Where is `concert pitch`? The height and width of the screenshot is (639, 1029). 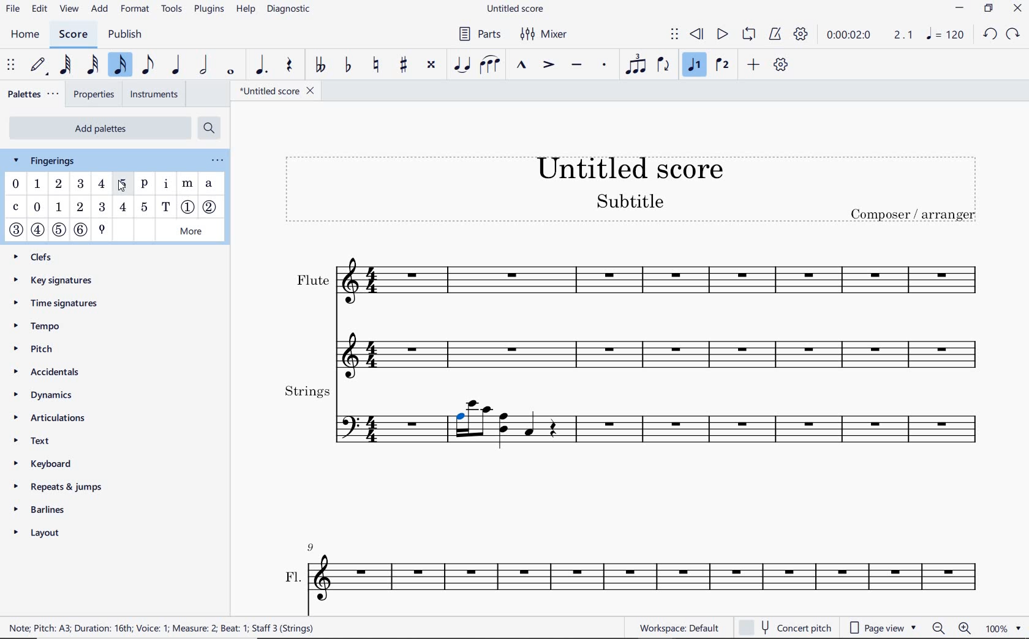
concert pitch is located at coordinates (785, 628).